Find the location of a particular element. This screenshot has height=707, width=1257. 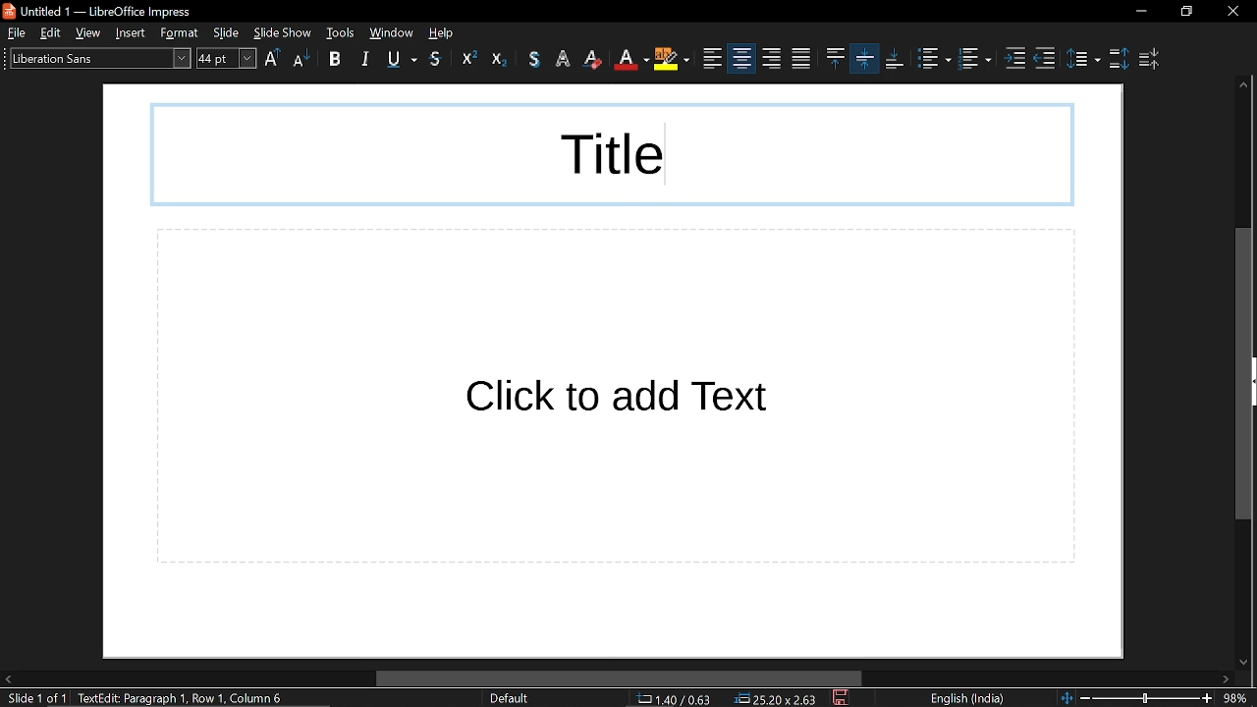

move down is located at coordinates (1239, 659).